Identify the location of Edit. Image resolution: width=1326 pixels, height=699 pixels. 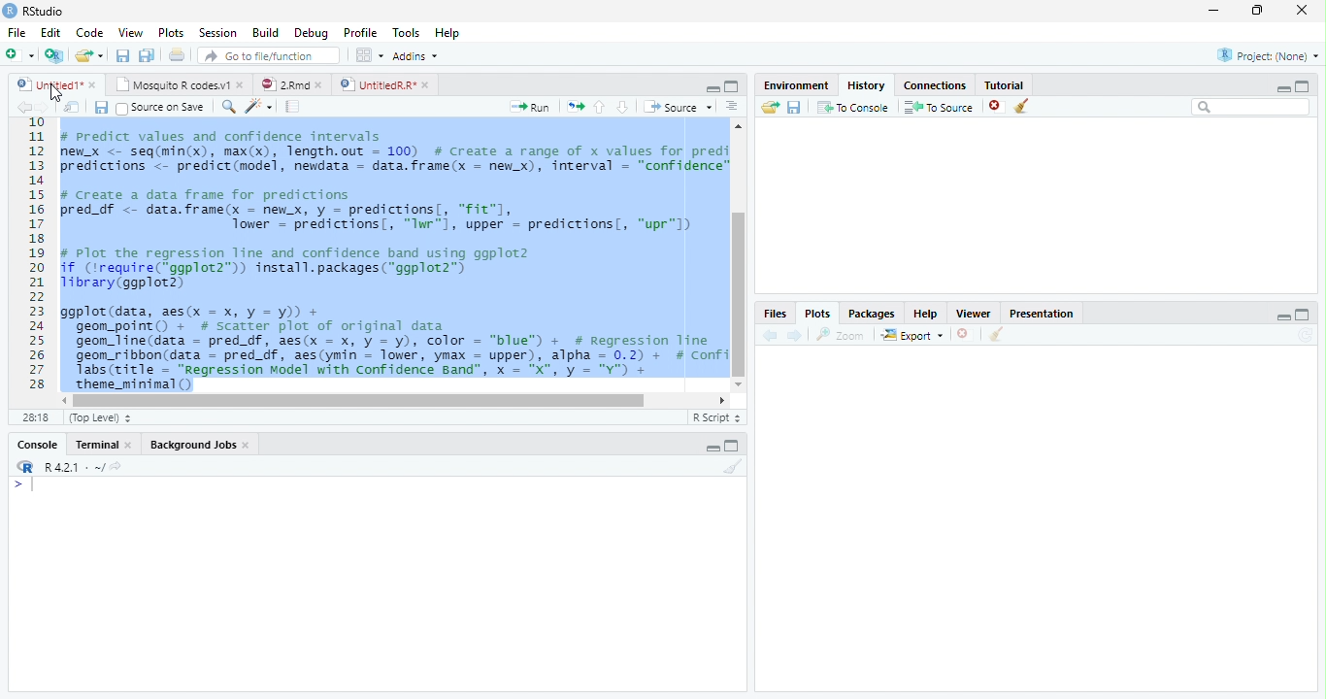
(52, 32).